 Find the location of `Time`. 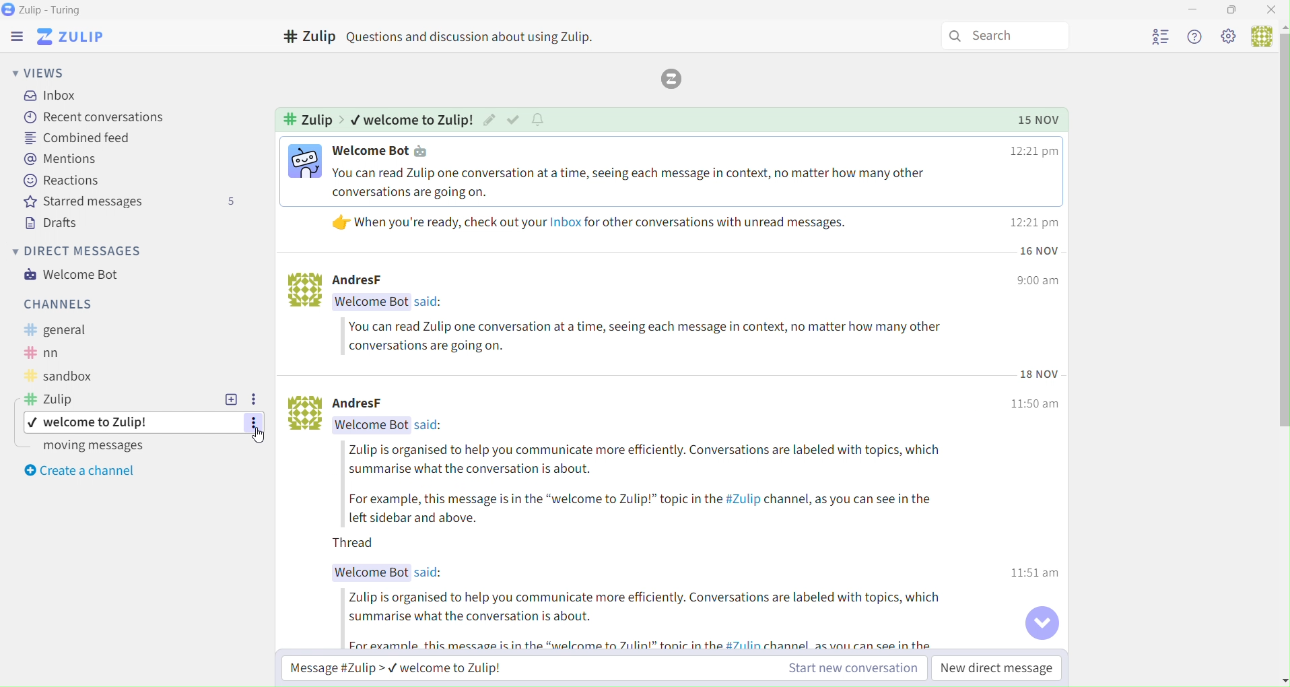

Time is located at coordinates (1036, 222).